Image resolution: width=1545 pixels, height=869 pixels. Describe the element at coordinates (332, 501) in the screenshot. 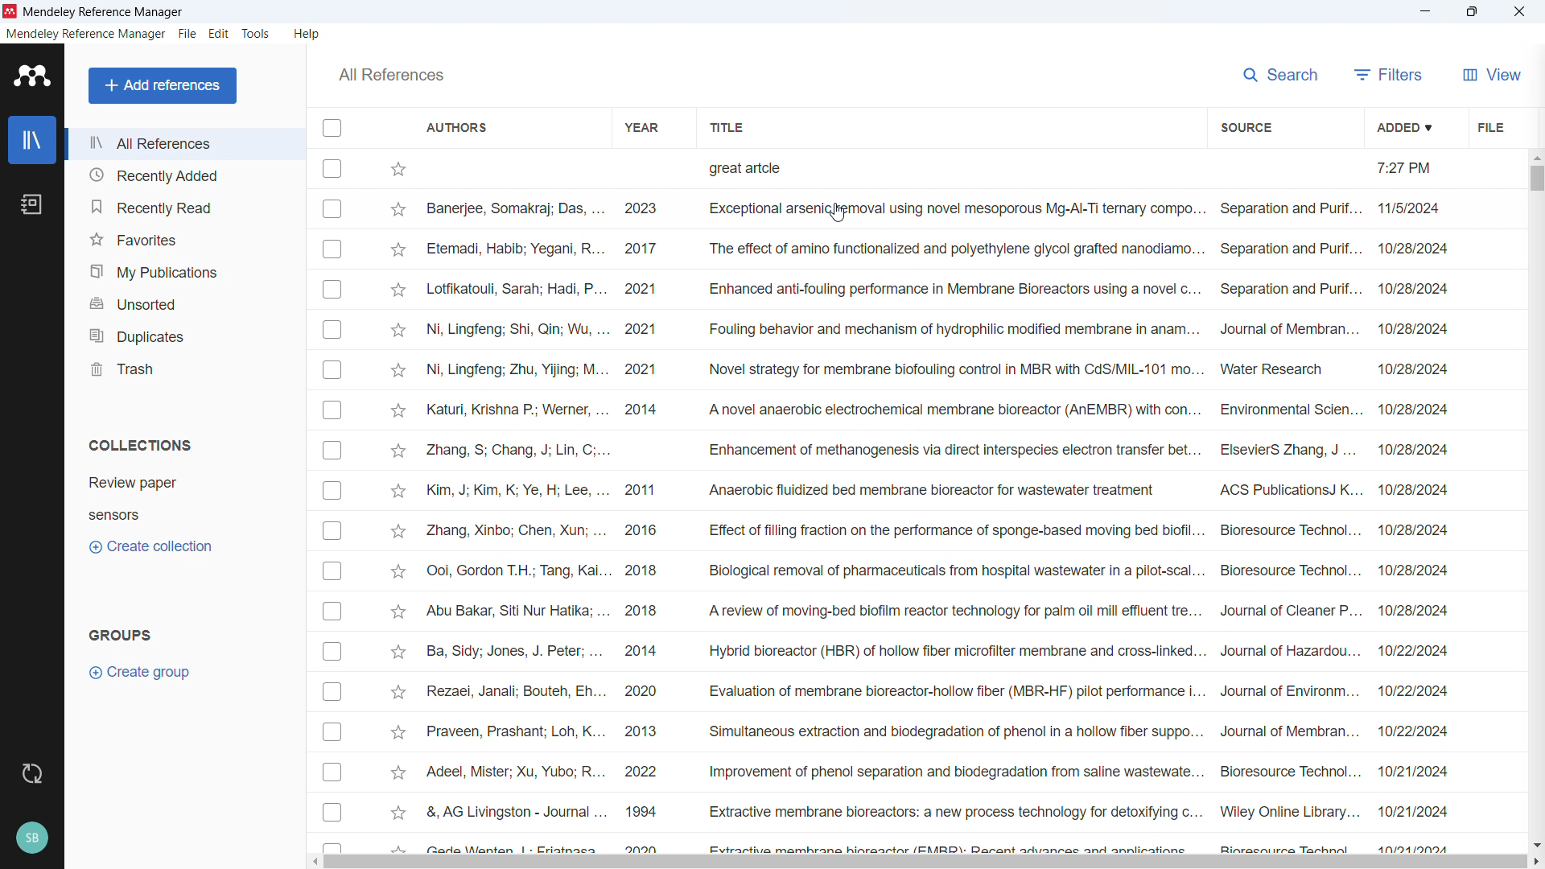

I see `Select individual entries ` at that location.